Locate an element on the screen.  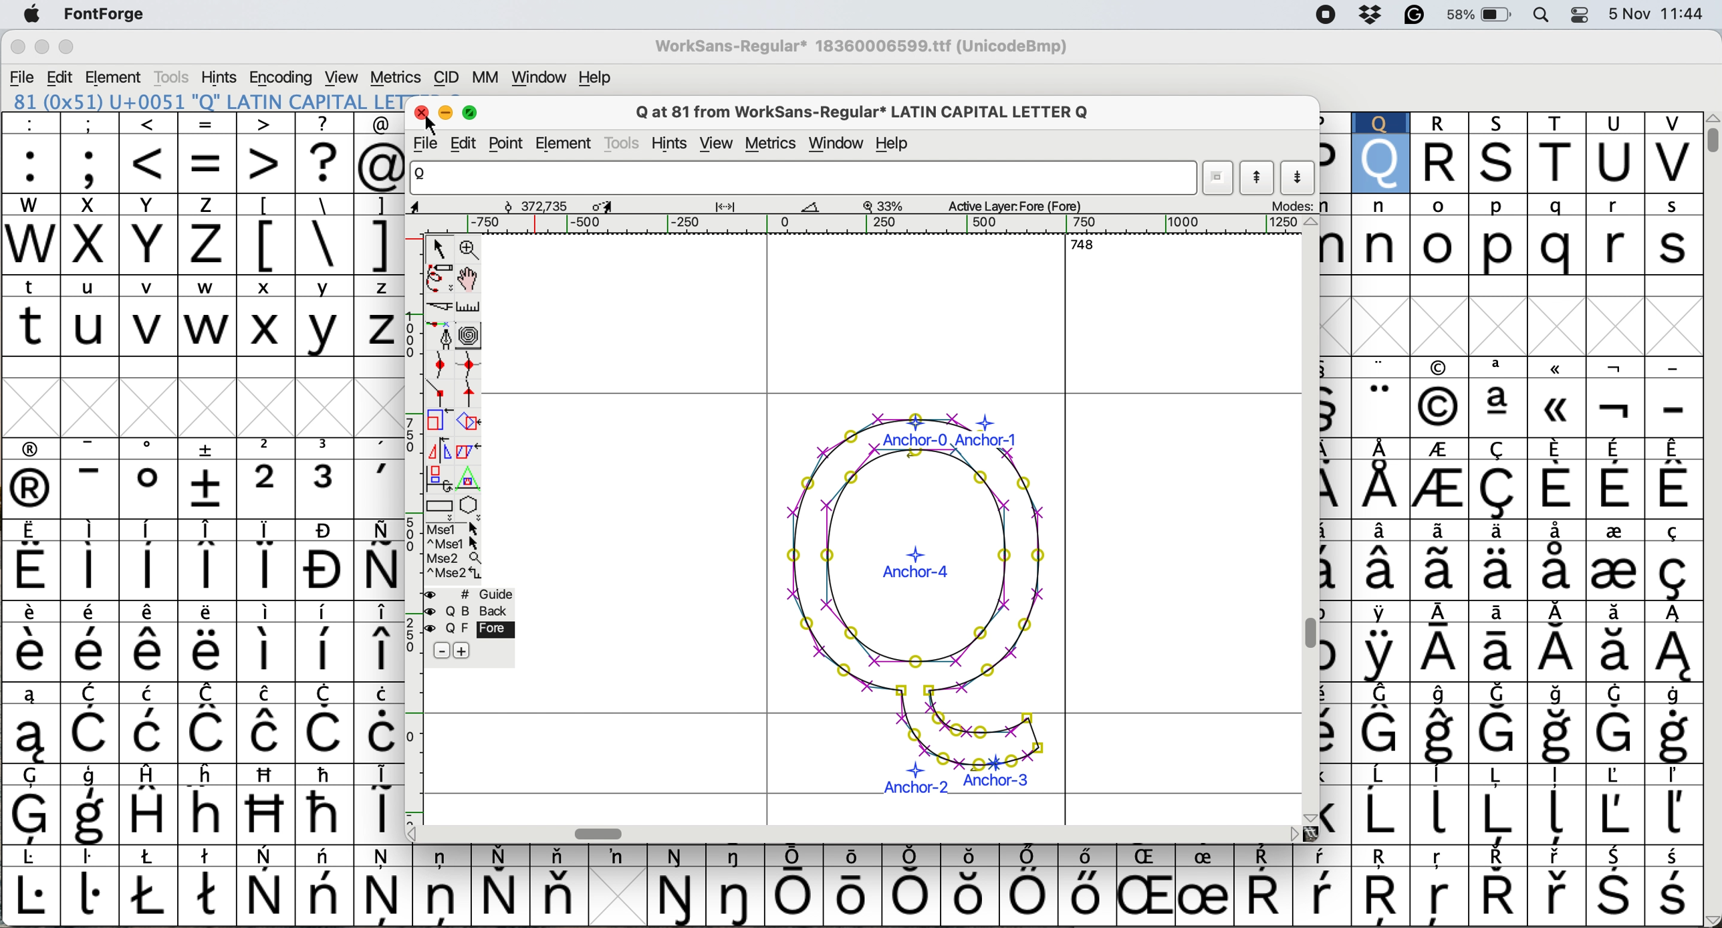
file is located at coordinates (23, 77).